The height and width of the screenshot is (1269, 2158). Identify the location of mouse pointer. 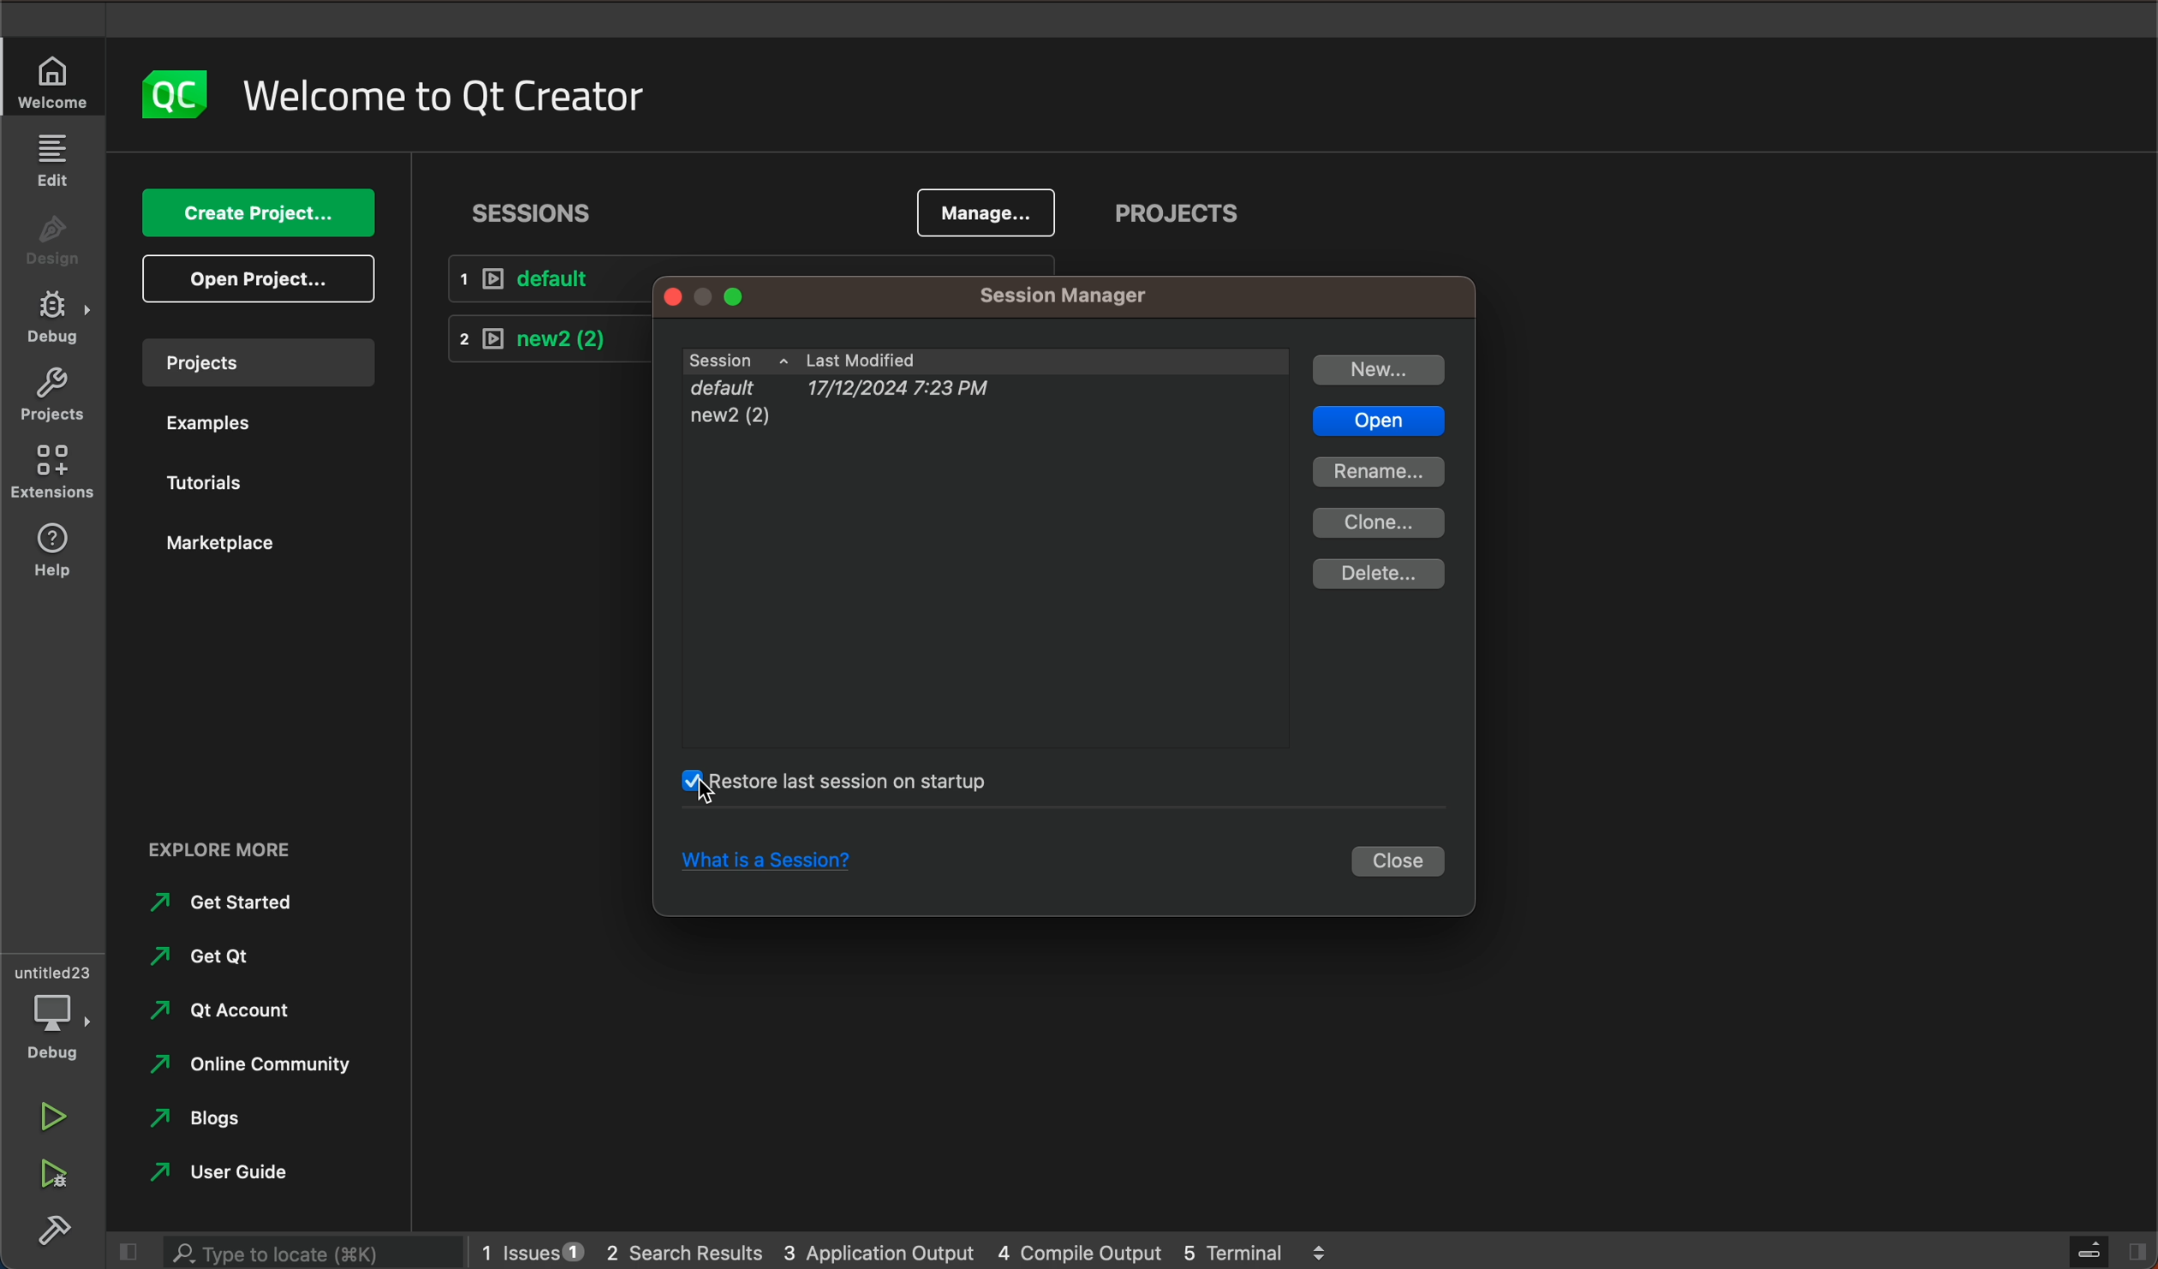
(715, 801).